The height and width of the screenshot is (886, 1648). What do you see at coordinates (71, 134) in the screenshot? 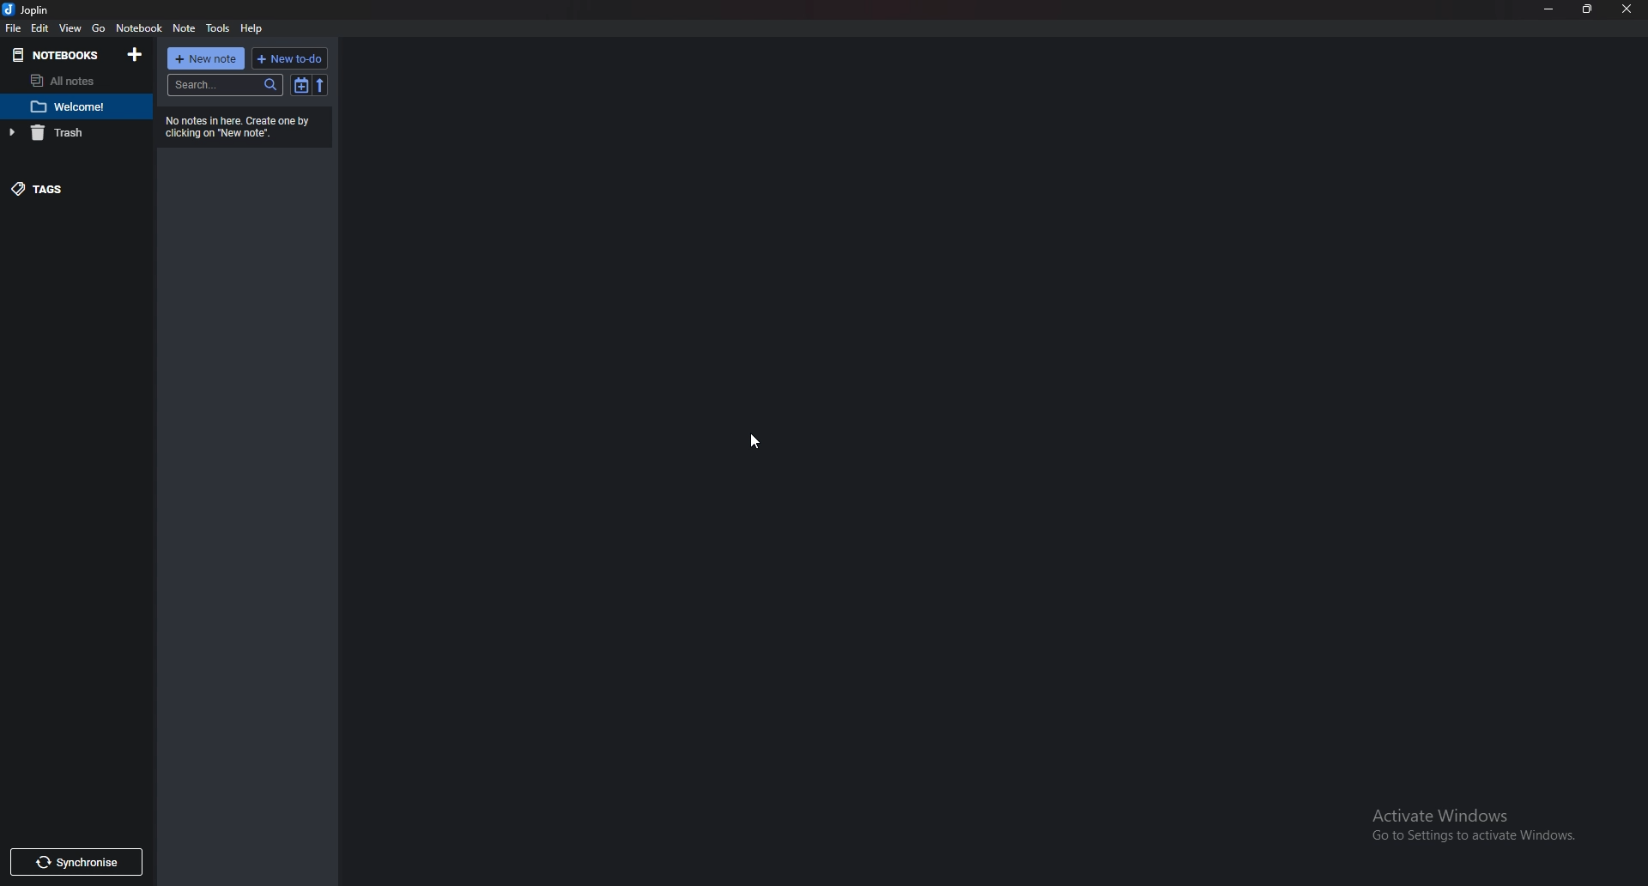
I see `trash` at bounding box center [71, 134].